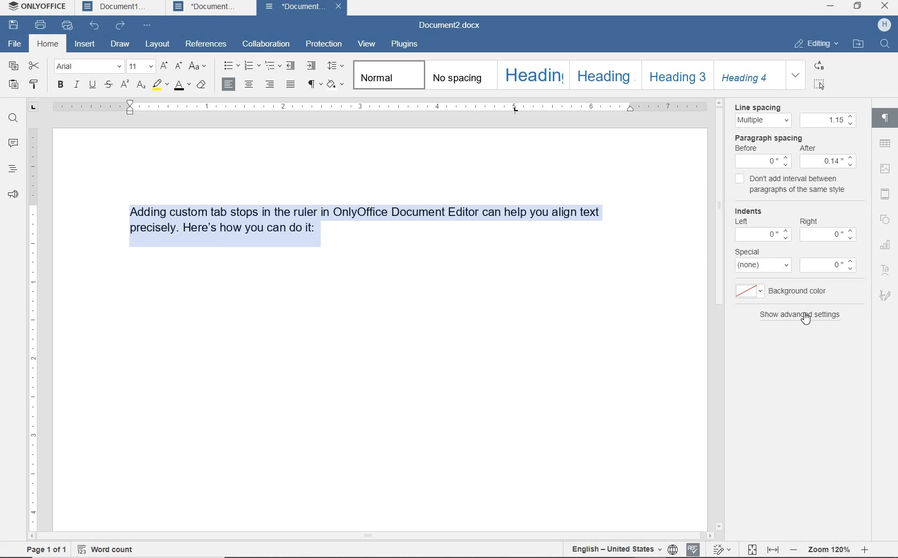  I want to click on text art, so click(886, 266).